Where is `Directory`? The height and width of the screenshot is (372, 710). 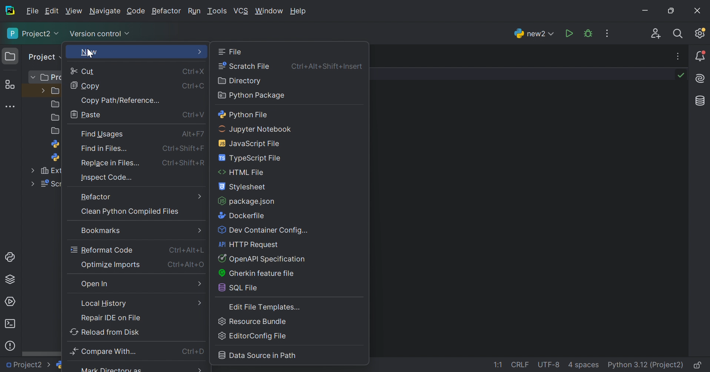 Directory is located at coordinates (240, 81).